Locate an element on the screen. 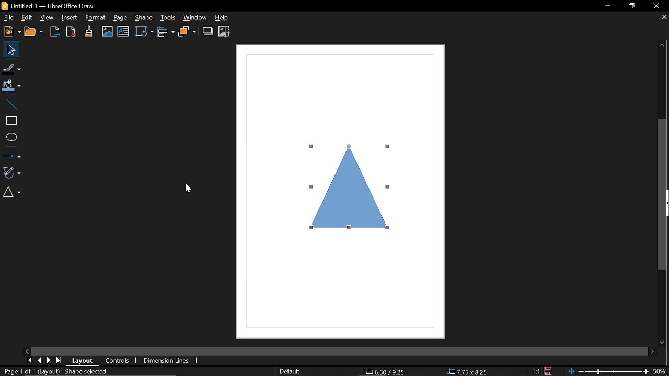 This screenshot has height=376, width=669. Arrange is located at coordinates (187, 31).